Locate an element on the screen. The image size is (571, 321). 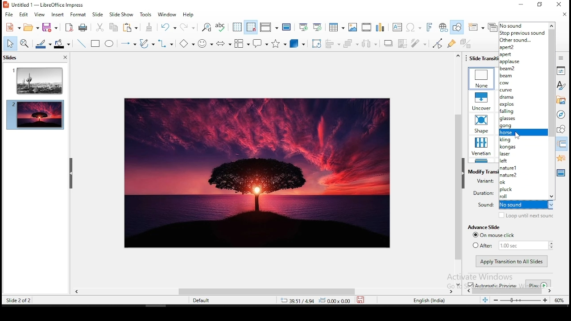
callout shapes is located at coordinates (260, 43).